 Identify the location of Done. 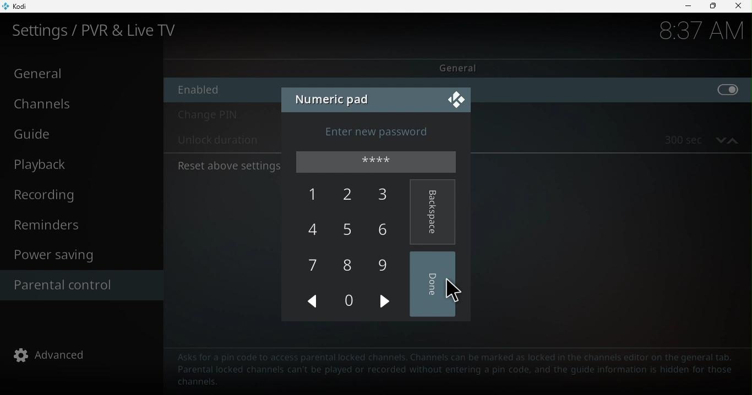
(437, 284).